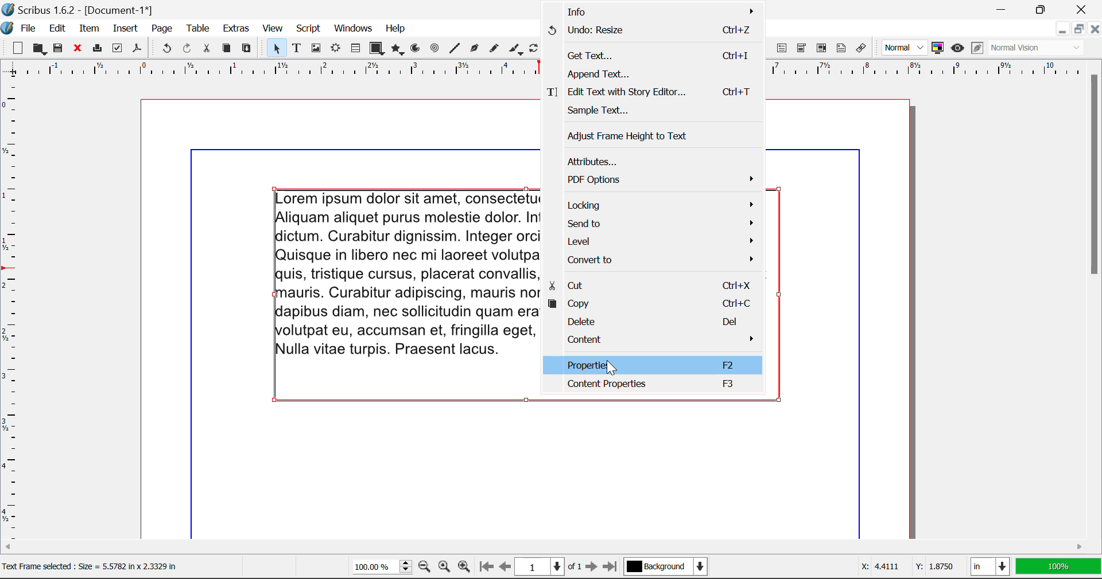 This screenshot has width=1102, height=579. What do you see at coordinates (238, 29) in the screenshot?
I see `Extras` at bounding box center [238, 29].